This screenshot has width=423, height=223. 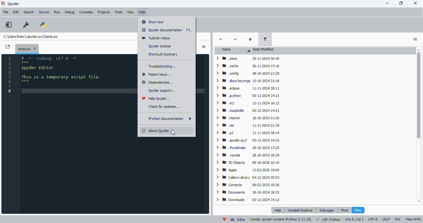 I want to click on files, so click(x=358, y=210).